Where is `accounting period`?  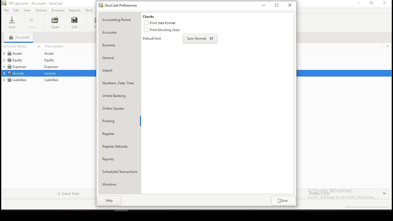
accounting period is located at coordinates (118, 19).